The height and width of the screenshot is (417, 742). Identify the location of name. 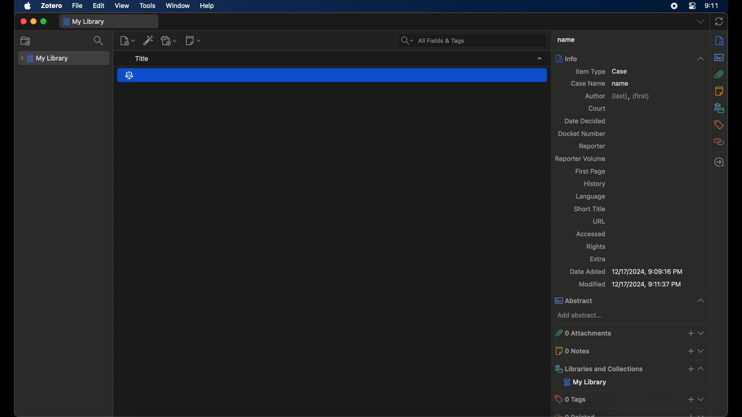
(621, 83).